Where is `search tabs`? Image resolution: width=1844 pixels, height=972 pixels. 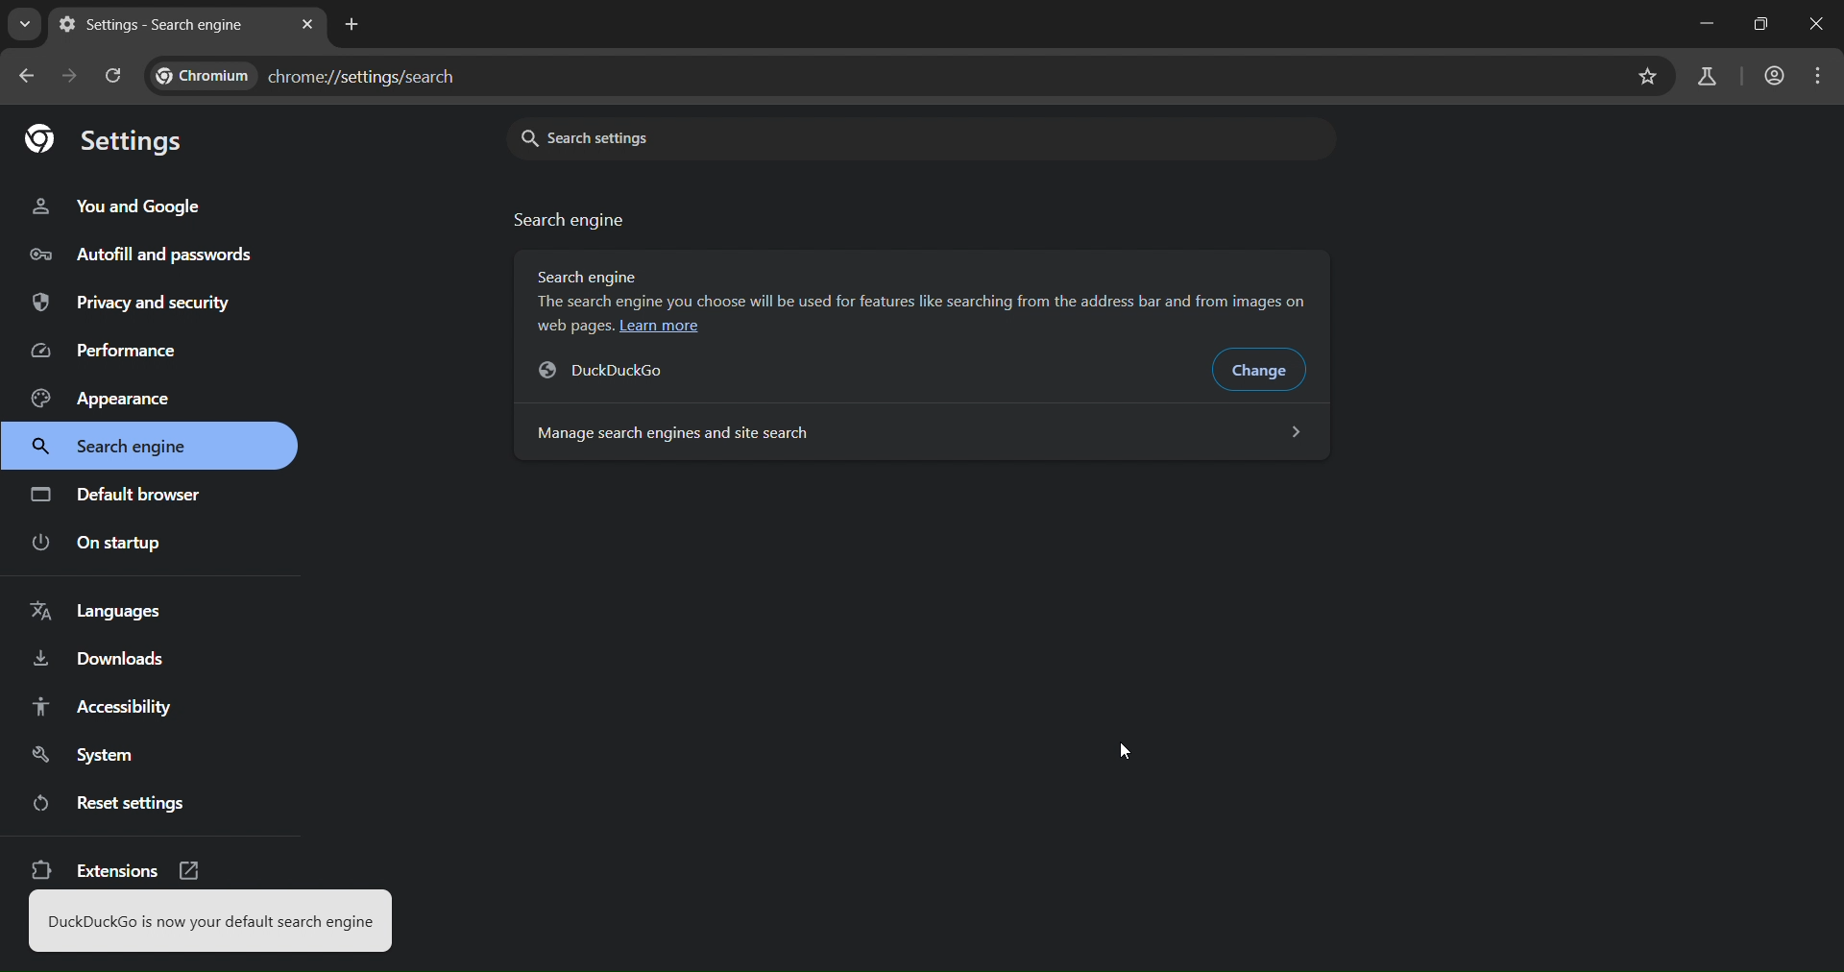 search tabs is located at coordinates (24, 28).